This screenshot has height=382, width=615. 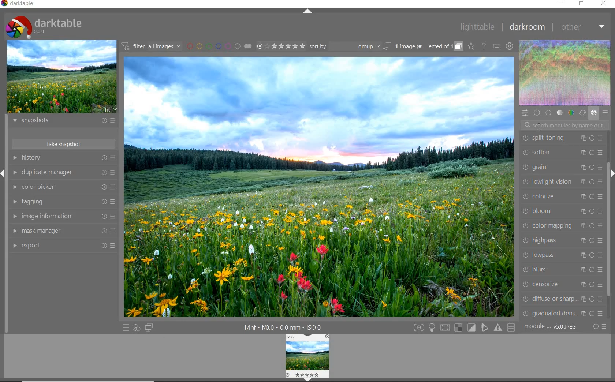 I want to click on snapshots, so click(x=62, y=122).